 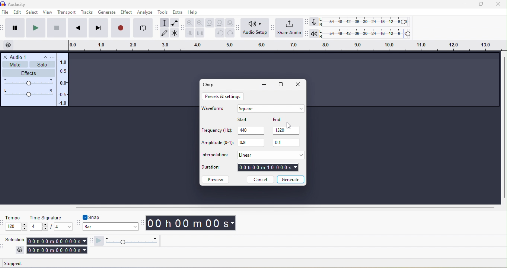 What do you see at coordinates (230, 33) in the screenshot?
I see `redo` at bounding box center [230, 33].